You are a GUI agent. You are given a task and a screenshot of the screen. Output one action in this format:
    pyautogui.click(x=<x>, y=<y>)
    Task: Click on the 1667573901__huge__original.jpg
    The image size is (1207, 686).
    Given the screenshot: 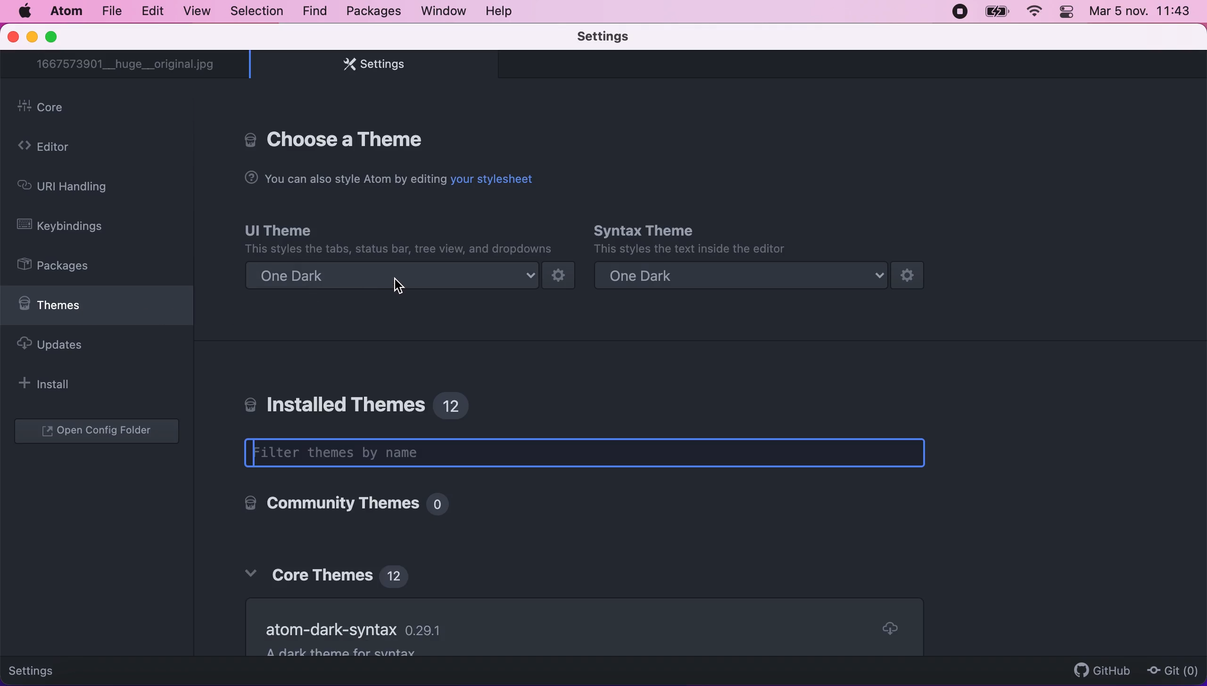 What is the action you would take?
    pyautogui.click(x=129, y=65)
    